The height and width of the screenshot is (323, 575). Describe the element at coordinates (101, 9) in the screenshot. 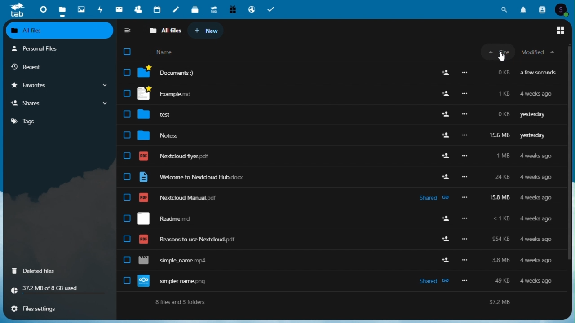

I see `Activity` at that location.